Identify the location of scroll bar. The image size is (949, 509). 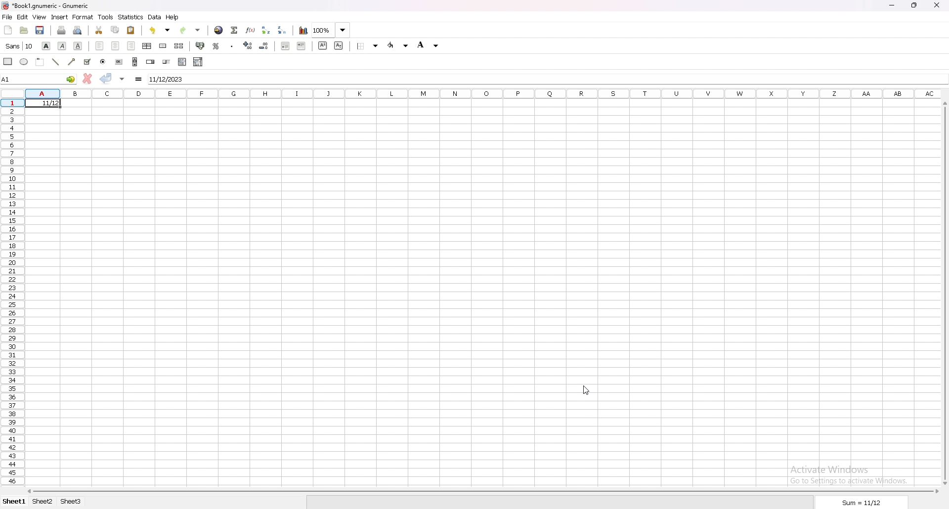
(943, 293).